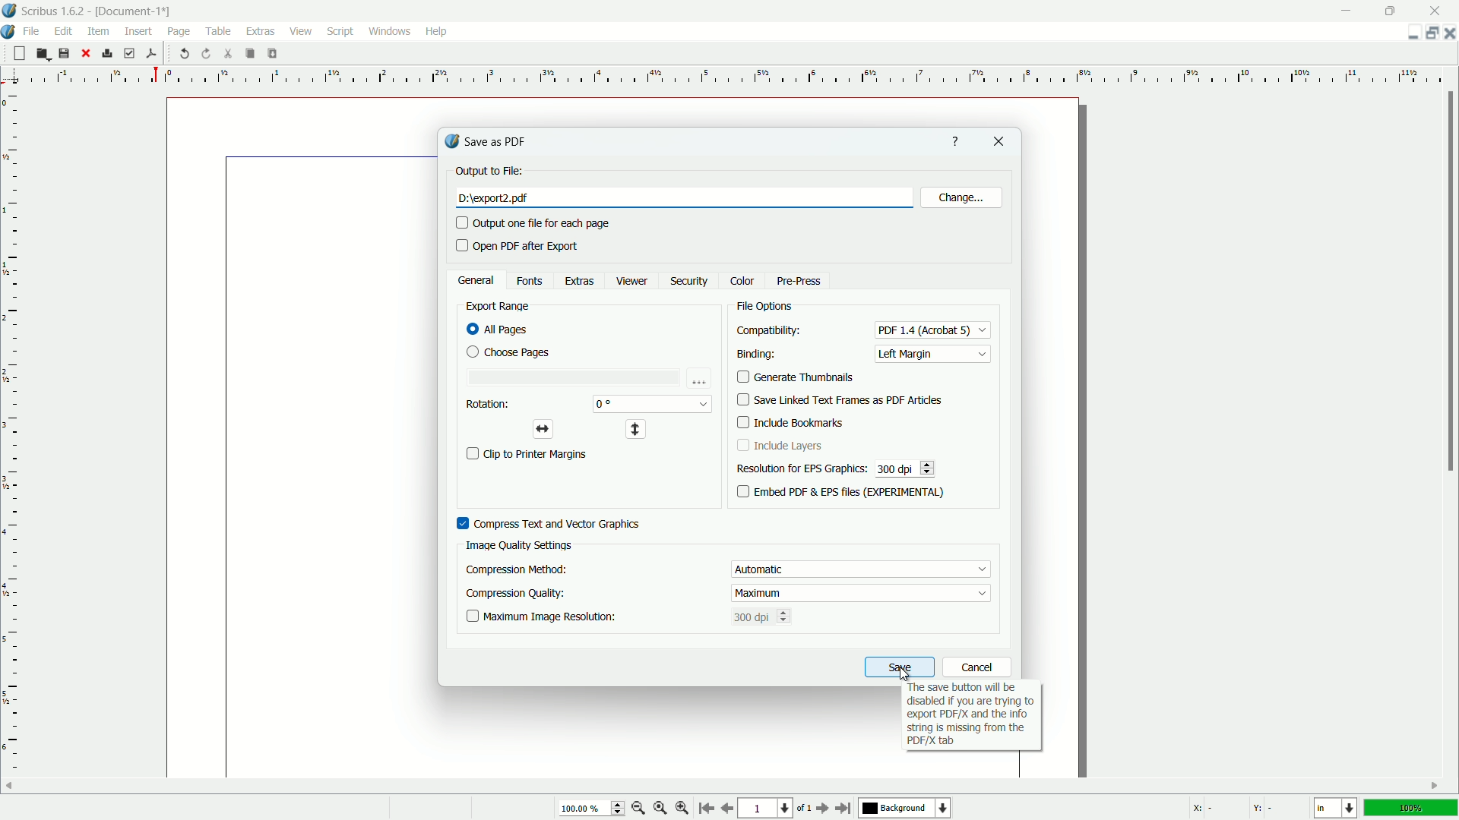 The image size is (1459, 820). What do you see at coordinates (179, 32) in the screenshot?
I see `page menu` at bounding box center [179, 32].